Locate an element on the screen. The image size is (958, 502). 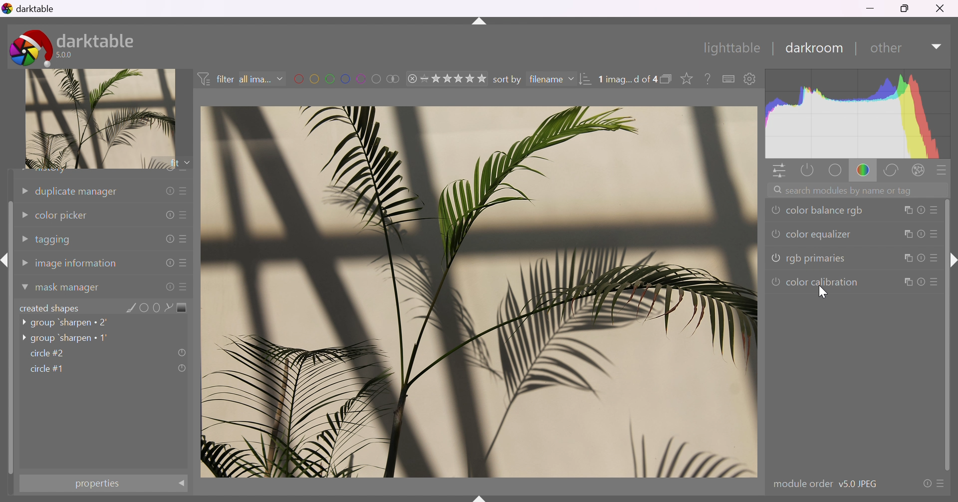
filter images by color label is located at coordinates (346, 79).